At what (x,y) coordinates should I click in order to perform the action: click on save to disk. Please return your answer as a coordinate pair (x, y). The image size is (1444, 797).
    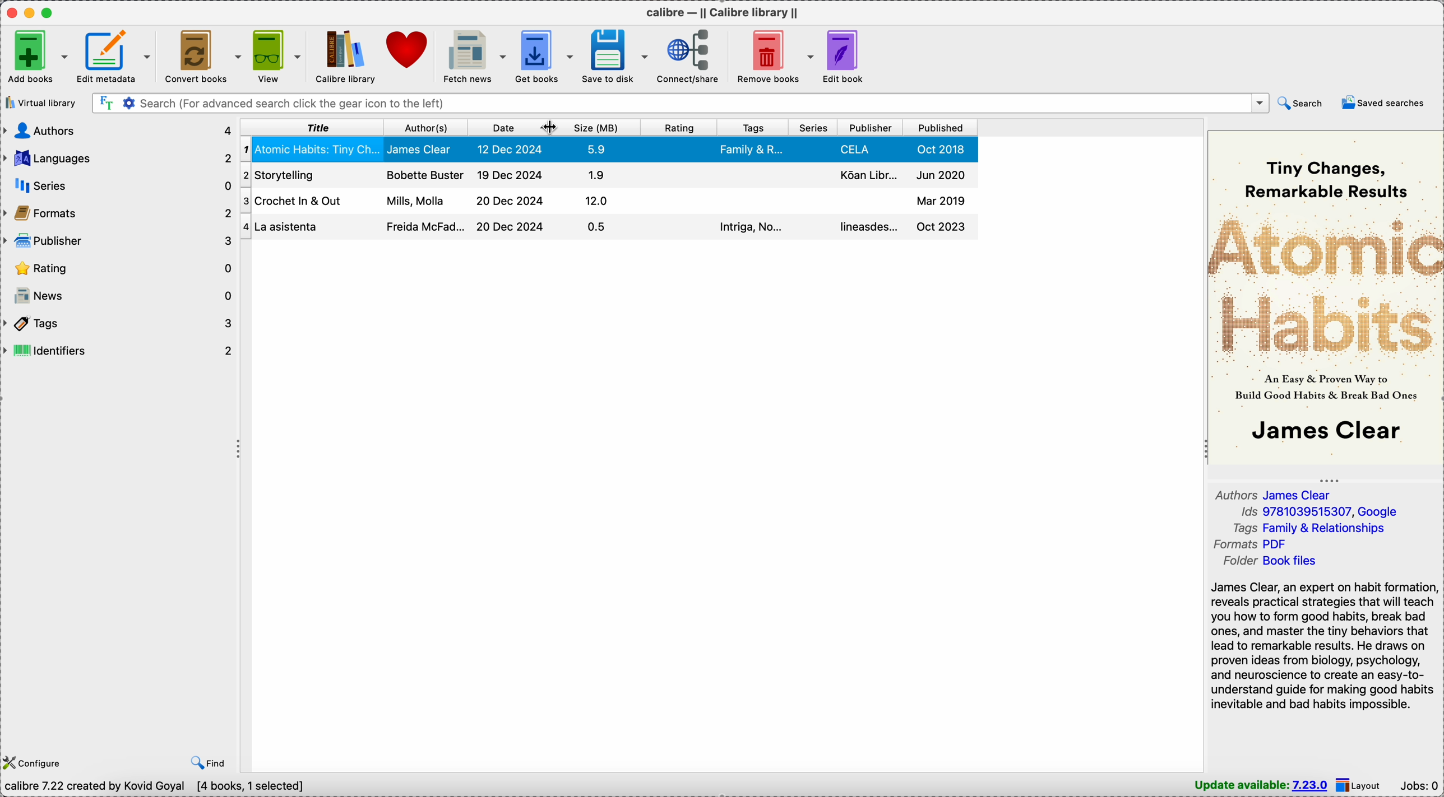
    Looking at the image, I should click on (615, 55).